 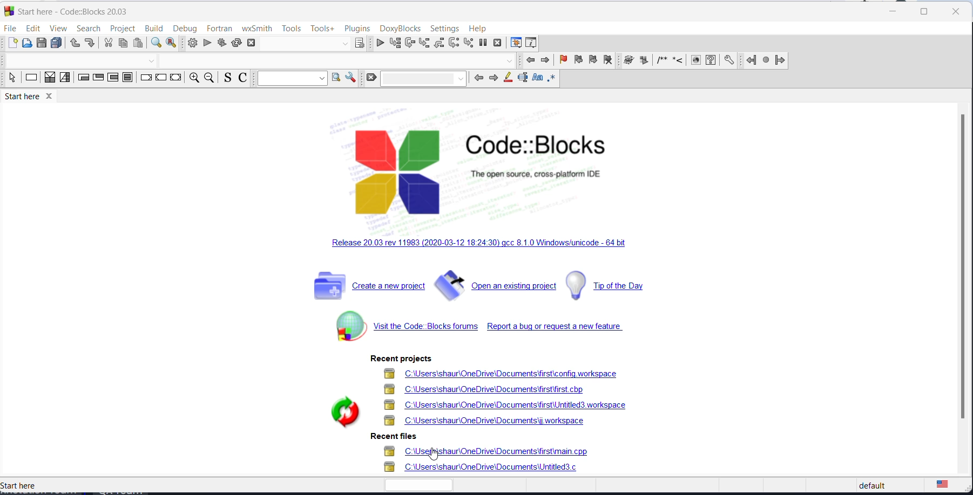 What do you see at coordinates (71, 11) in the screenshot?
I see `start here tab` at bounding box center [71, 11].